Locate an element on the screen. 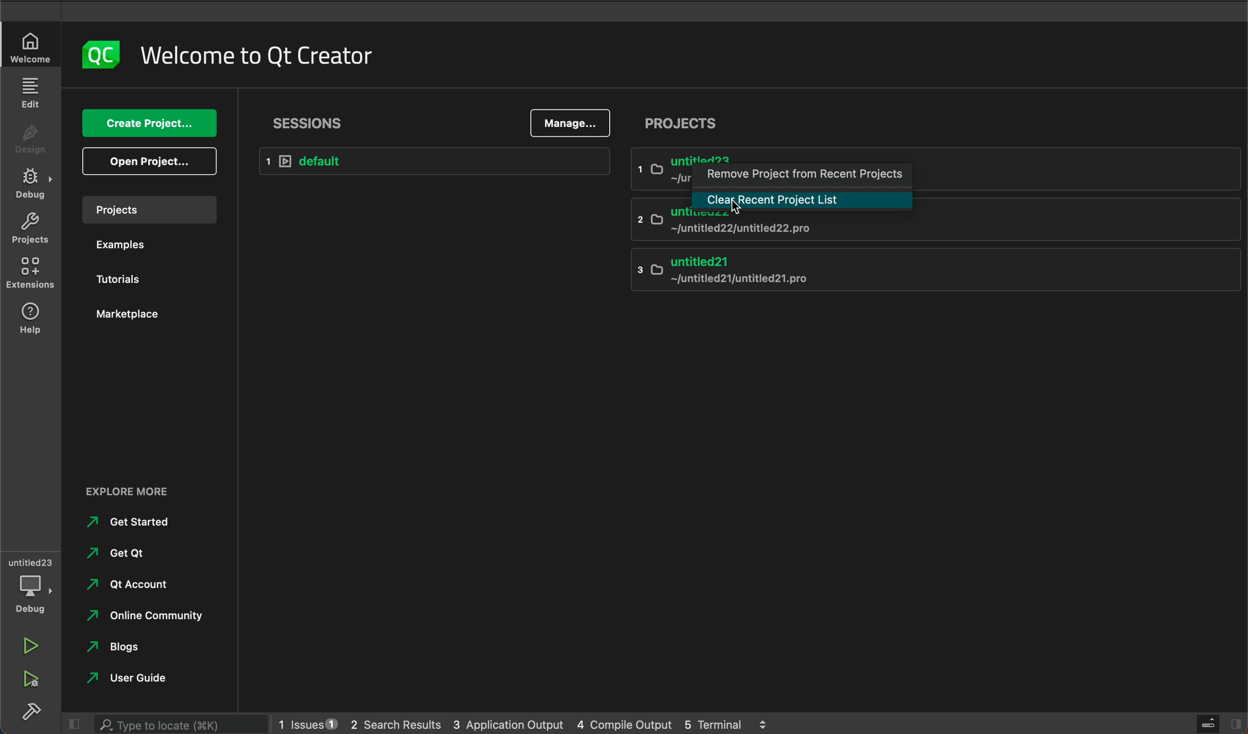  debug is located at coordinates (30, 186).